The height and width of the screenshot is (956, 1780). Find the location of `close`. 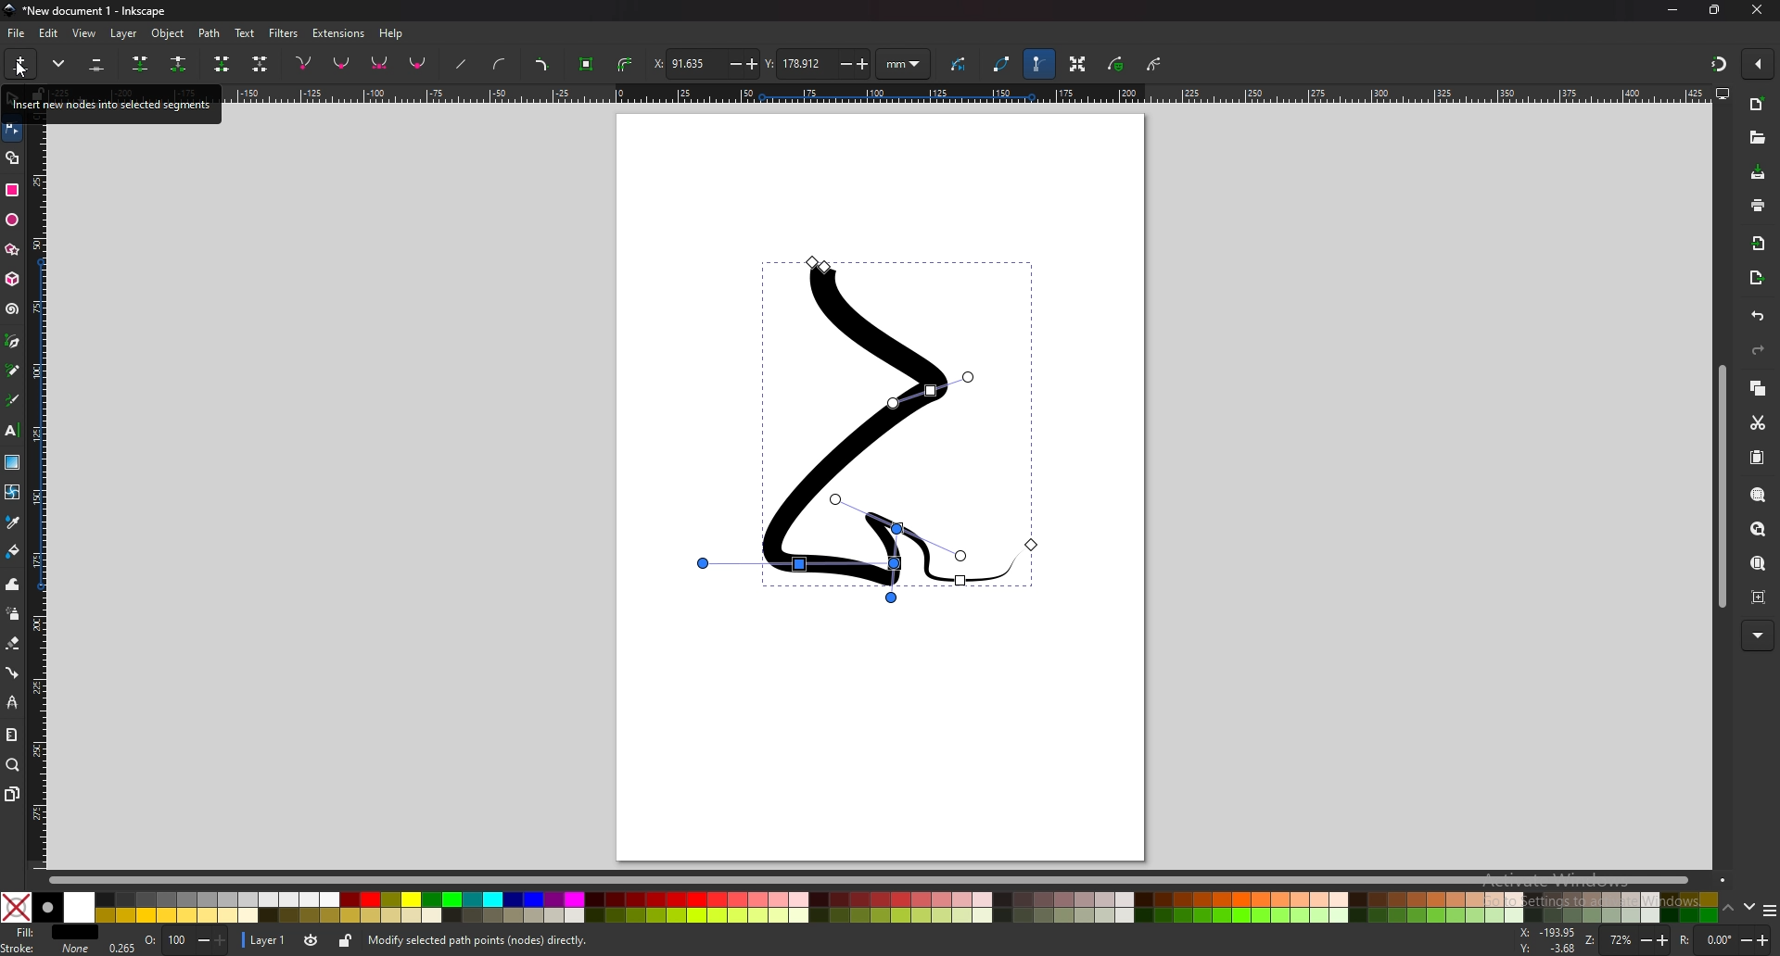

close is located at coordinates (1757, 10).